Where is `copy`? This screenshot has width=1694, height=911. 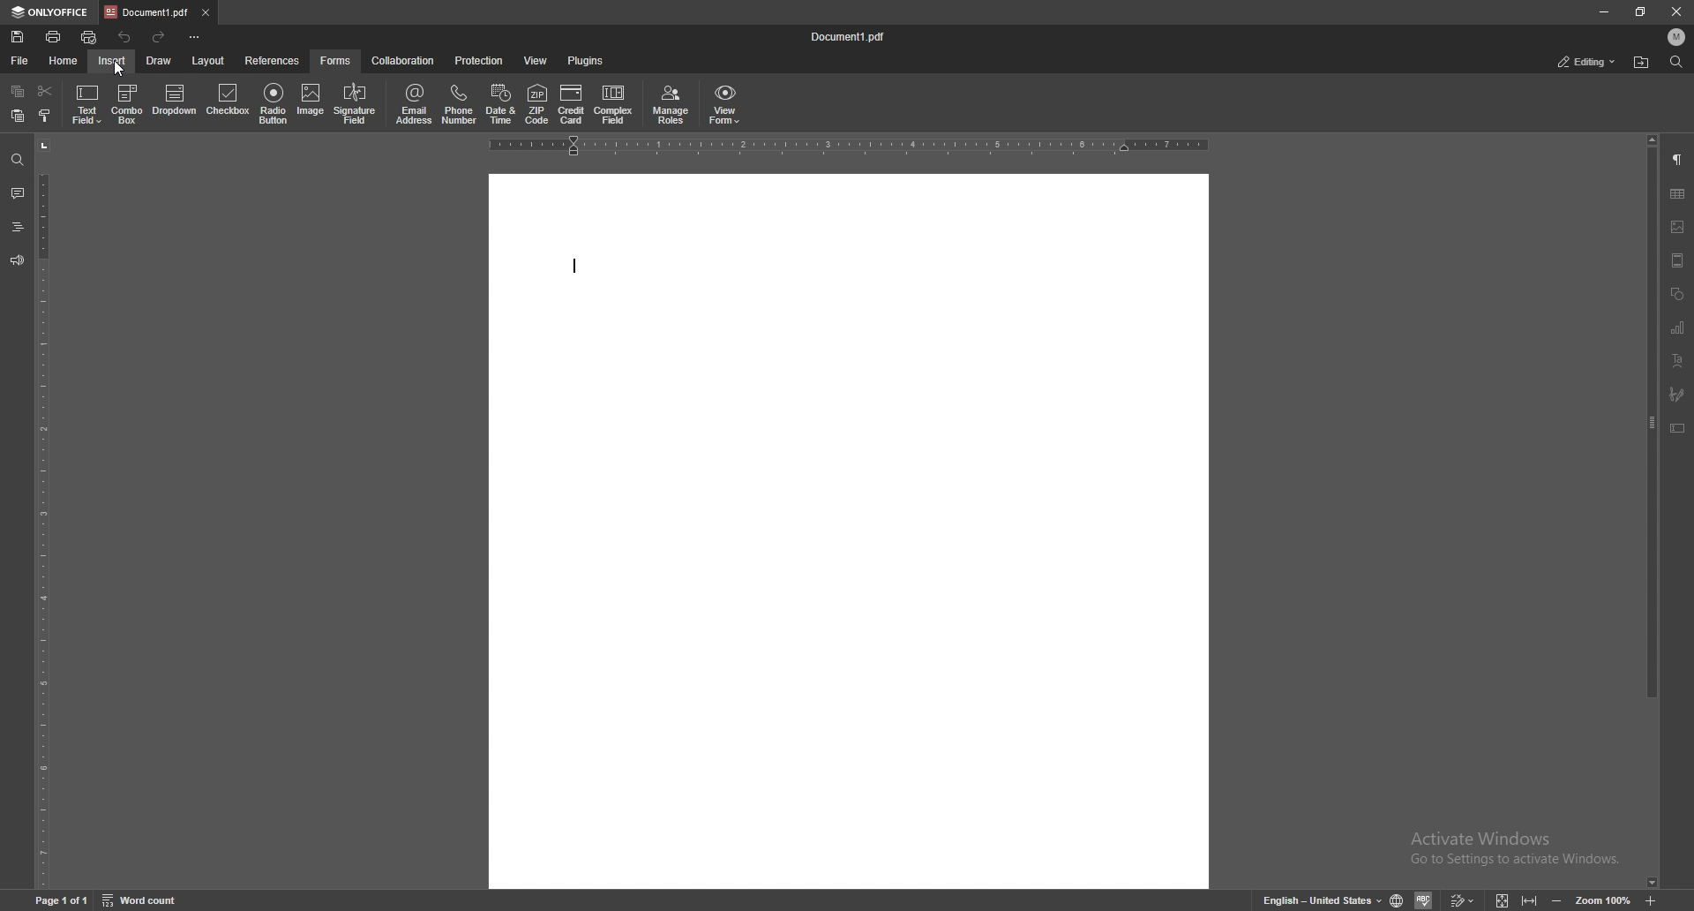
copy is located at coordinates (18, 91).